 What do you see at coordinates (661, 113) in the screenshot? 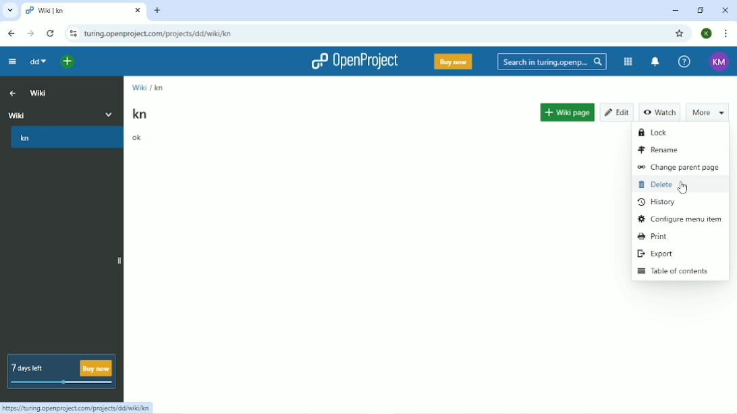
I see `Watch` at bounding box center [661, 113].